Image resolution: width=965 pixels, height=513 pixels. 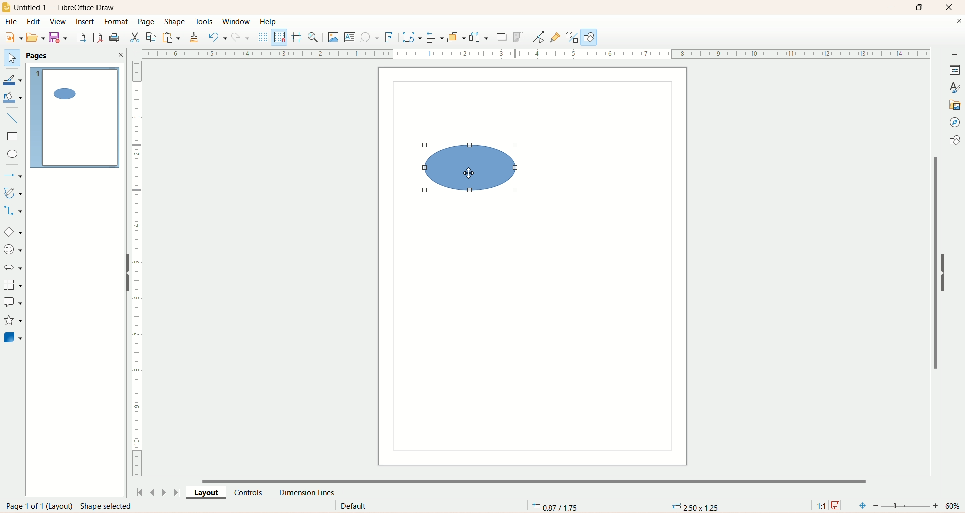 What do you see at coordinates (242, 38) in the screenshot?
I see `redo` at bounding box center [242, 38].